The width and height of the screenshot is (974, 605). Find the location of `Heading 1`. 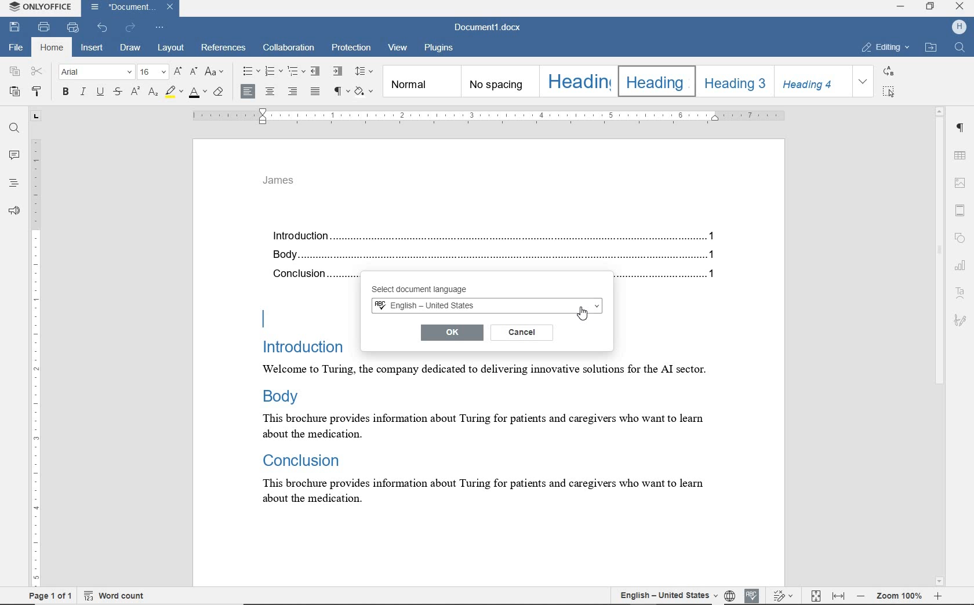

Heading 1 is located at coordinates (577, 81).